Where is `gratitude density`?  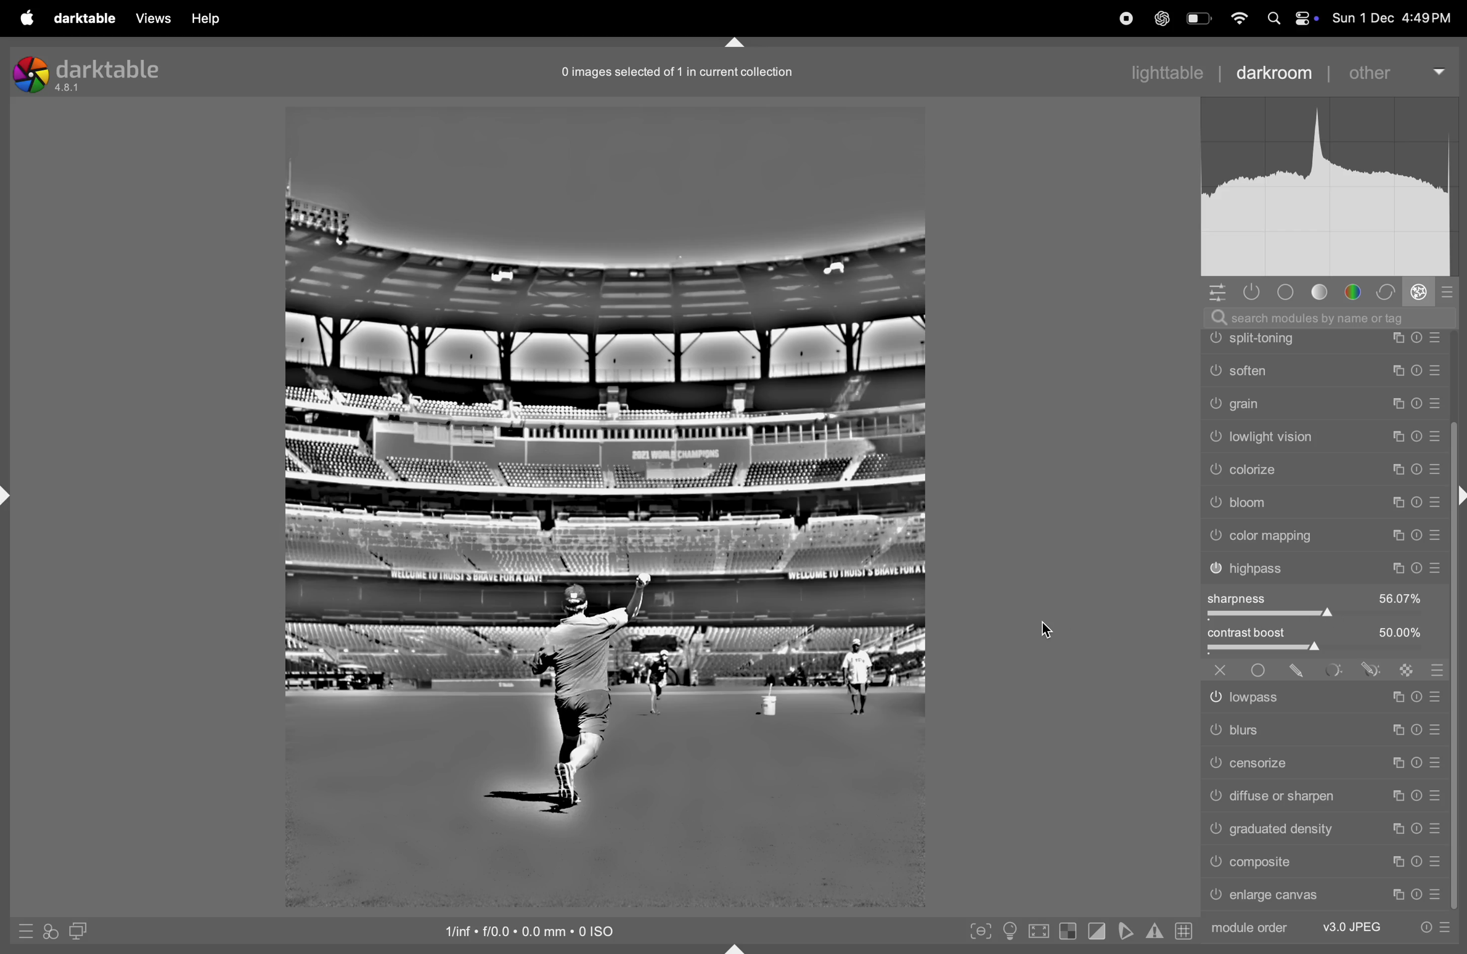 gratitude density is located at coordinates (1323, 828).